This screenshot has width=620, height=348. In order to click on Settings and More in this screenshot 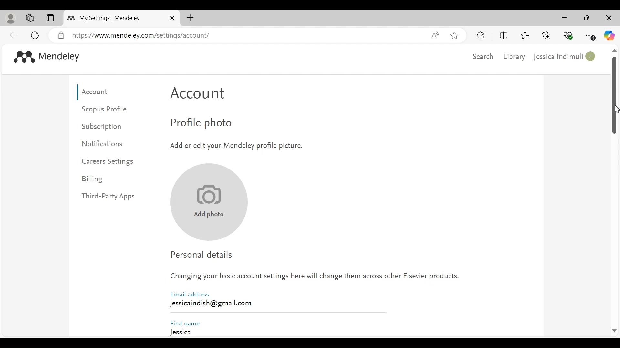, I will do `click(591, 36)`.